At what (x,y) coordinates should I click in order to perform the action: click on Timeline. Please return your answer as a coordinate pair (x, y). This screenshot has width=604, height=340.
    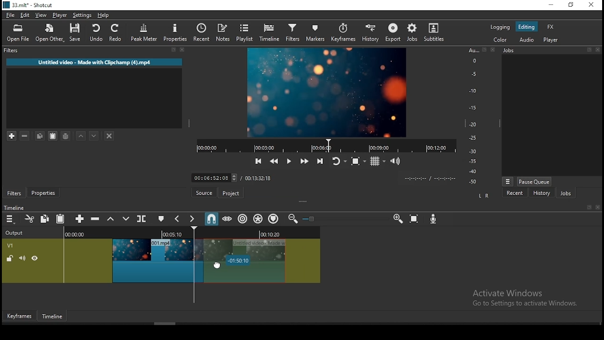
    Looking at the image, I should click on (54, 314).